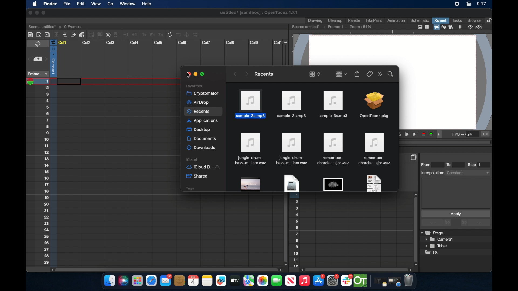 The image size is (518, 291). Describe the element at coordinates (29, 13) in the screenshot. I see `close` at that location.